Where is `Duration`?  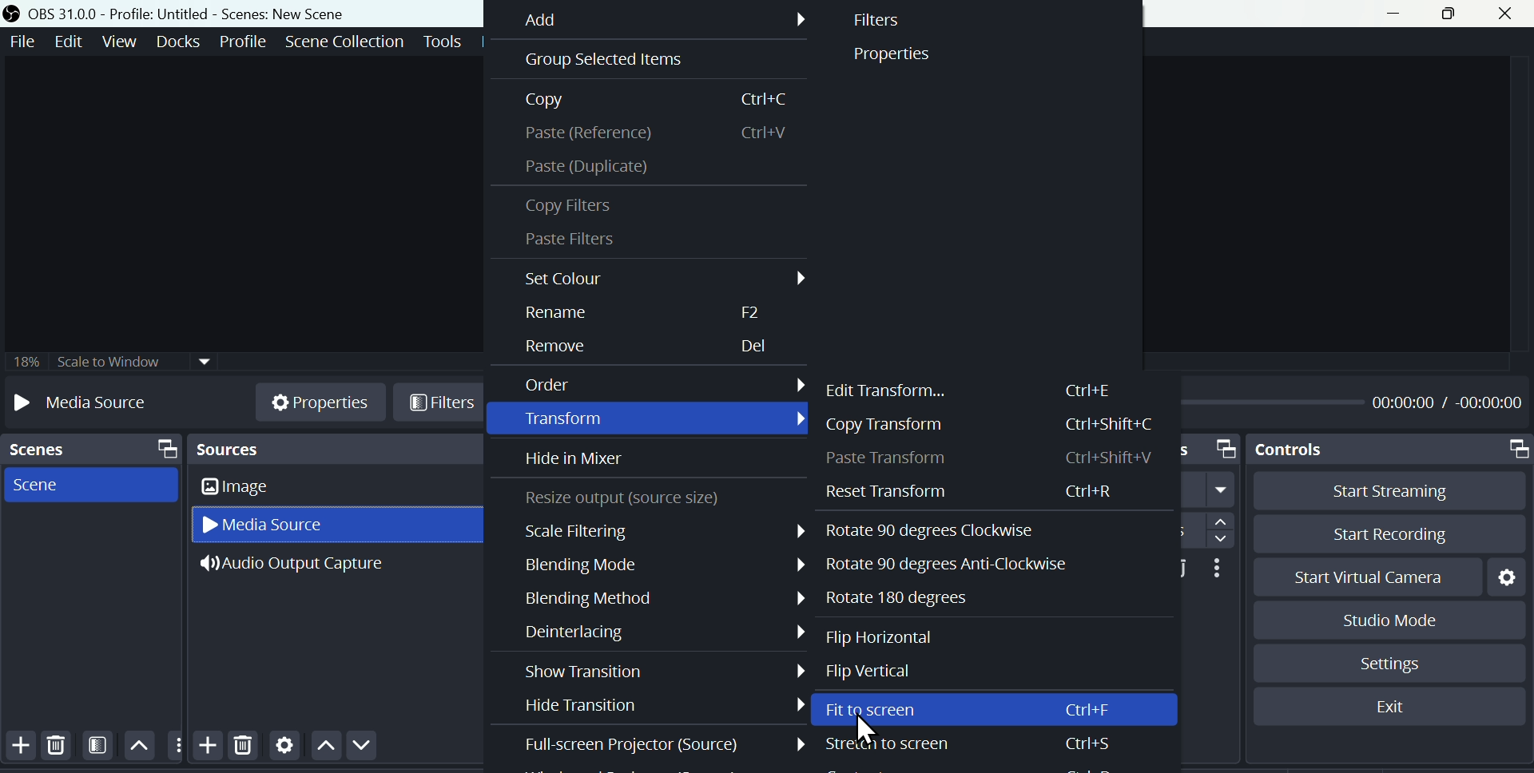
Duration is located at coordinates (1213, 528).